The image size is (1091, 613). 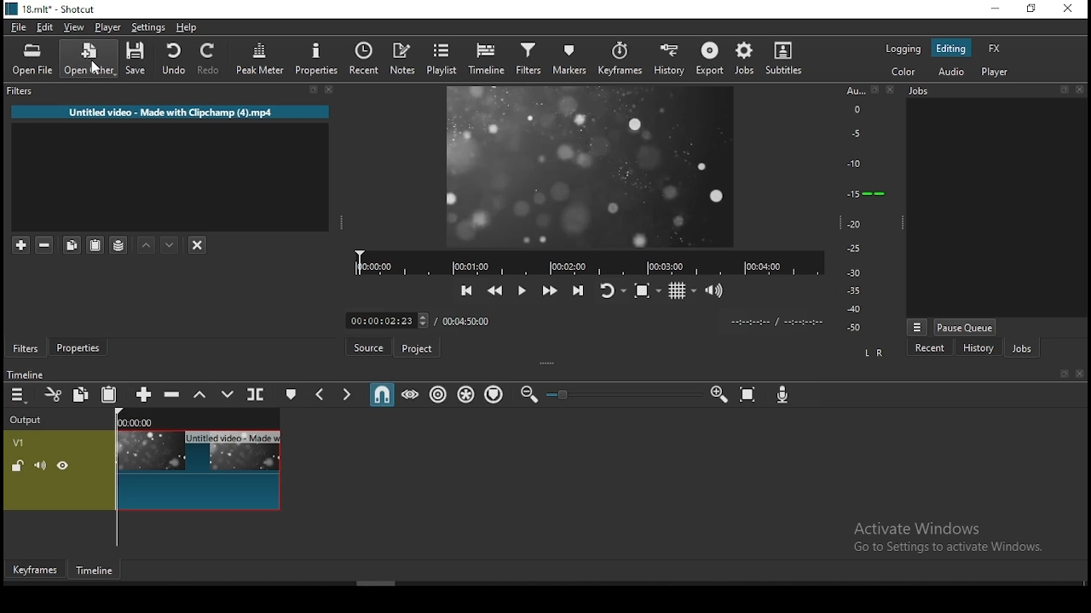 What do you see at coordinates (746, 59) in the screenshot?
I see `jobs` at bounding box center [746, 59].